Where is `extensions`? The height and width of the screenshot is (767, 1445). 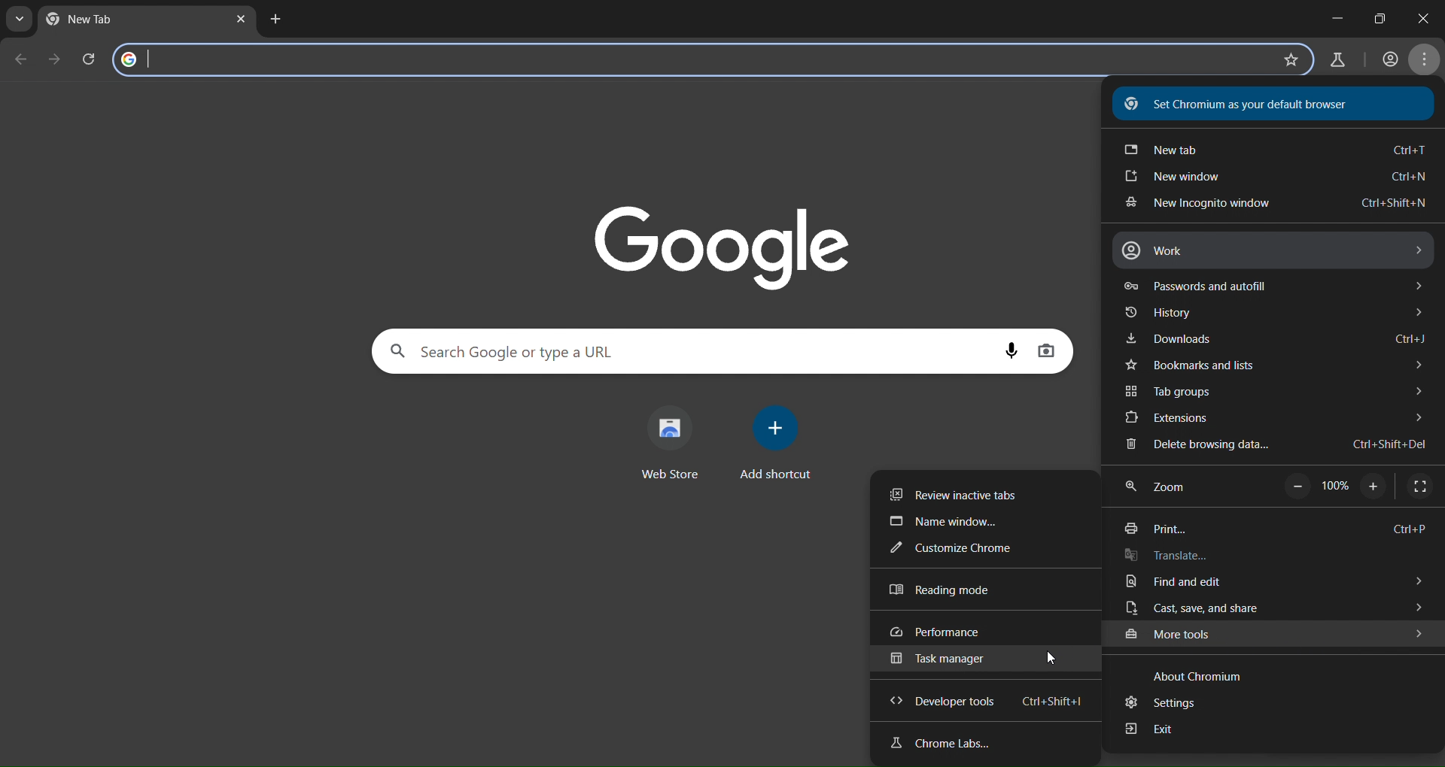 extensions is located at coordinates (1276, 418).